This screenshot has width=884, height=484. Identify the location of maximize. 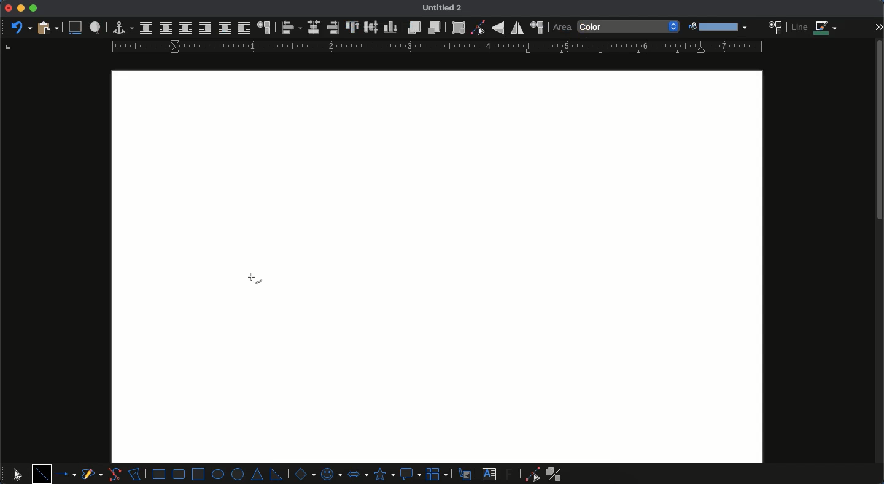
(33, 9).